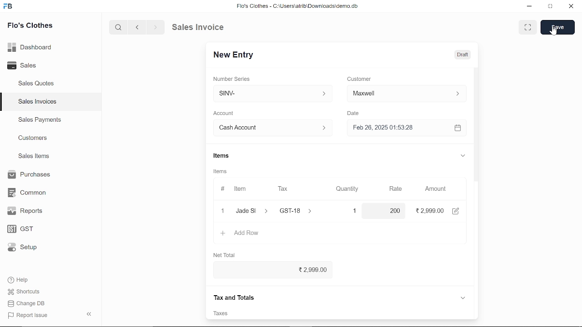 The width and height of the screenshot is (582, 327). I want to click on Amount, so click(436, 189).